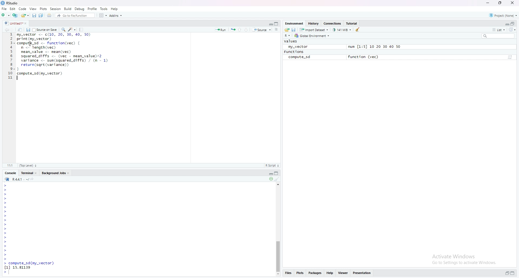  Describe the element at coordinates (314, 29) in the screenshot. I see `Import Dataset` at that location.